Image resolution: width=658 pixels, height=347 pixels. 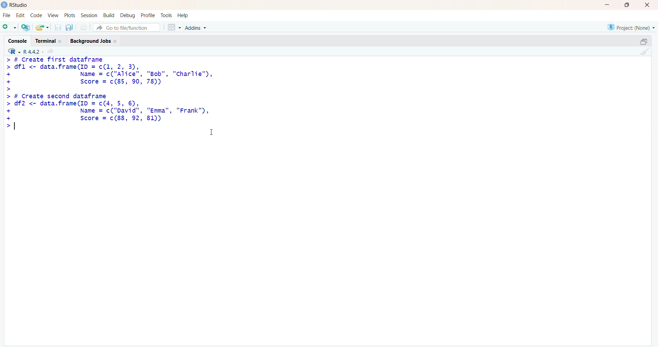 What do you see at coordinates (148, 15) in the screenshot?
I see `Profile` at bounding box center [148, 15].